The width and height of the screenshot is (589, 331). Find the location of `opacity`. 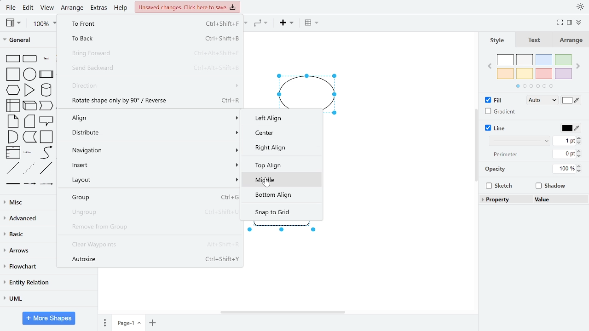

opacity is located at coordinates (496, 169).